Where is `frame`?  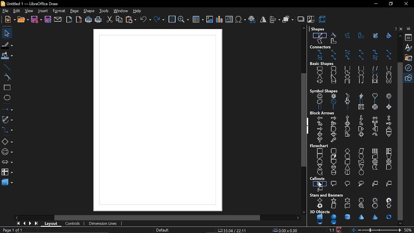 frame is located at coordinates (374, 83).